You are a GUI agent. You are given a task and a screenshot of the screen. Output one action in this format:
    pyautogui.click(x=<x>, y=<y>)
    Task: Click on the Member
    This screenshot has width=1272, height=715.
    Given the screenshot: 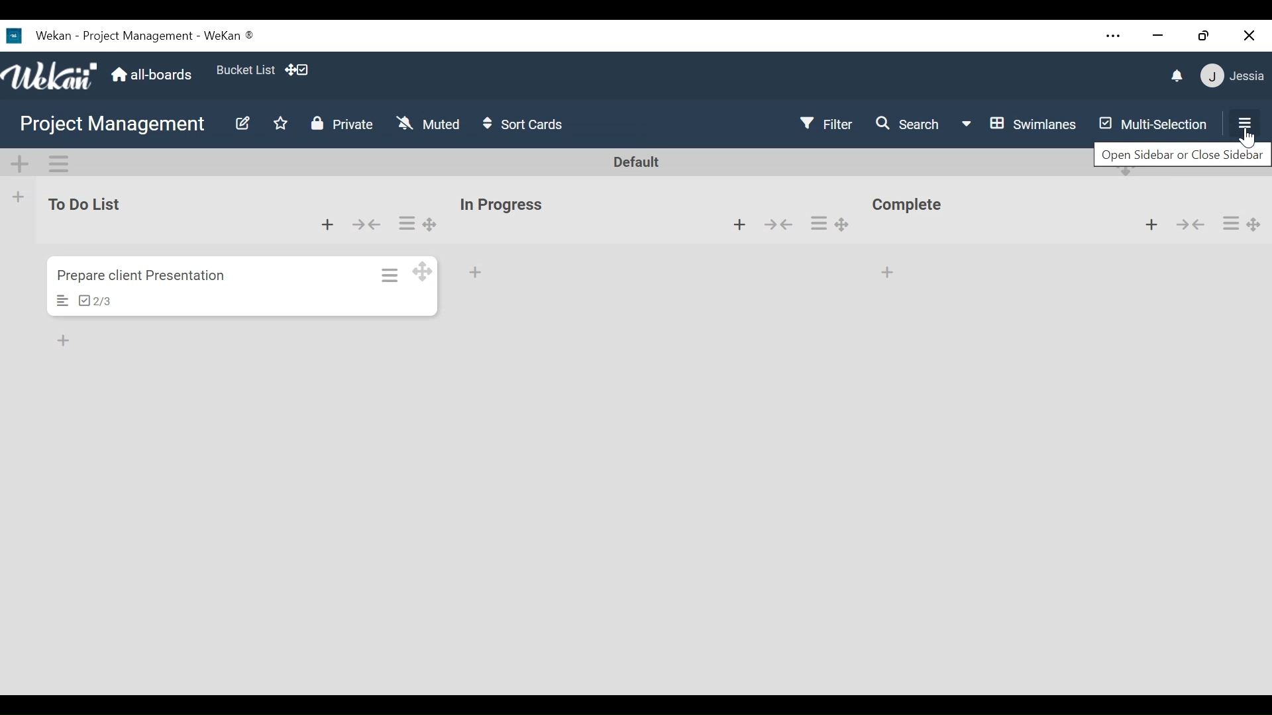 What is the action you would take?
    pyautogui.click(x=1234, y=75)
    